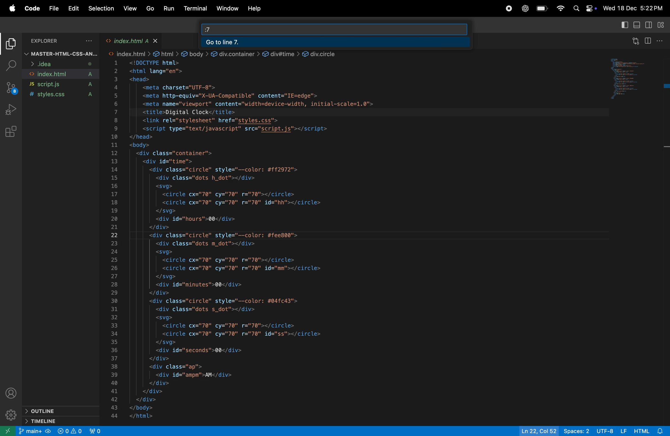  Describe the element at coordinates (650, 41) in the screenshot. I see `split editor` at that location.